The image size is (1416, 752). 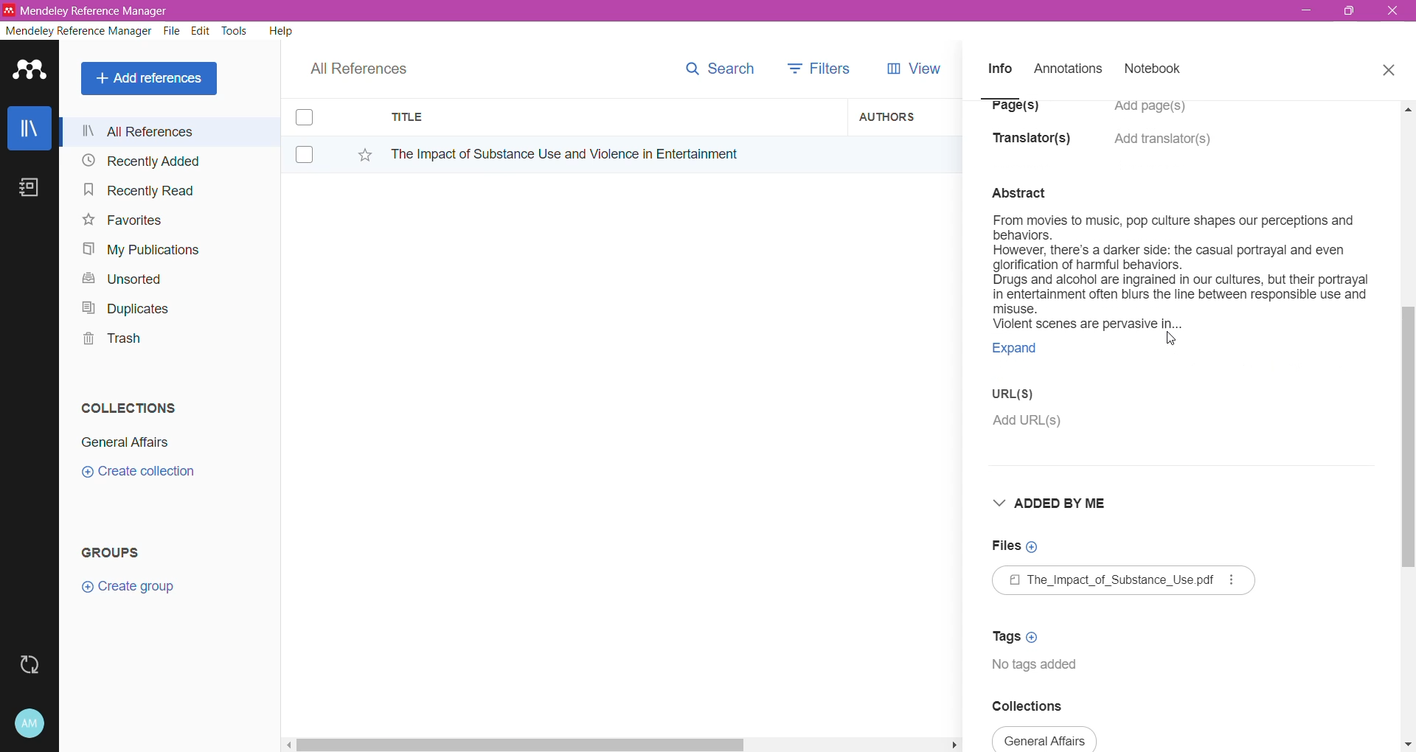 What do you see at coordinates (235, 31) in the screenshot?
I see `Tools` at bounding box center [235, 31].